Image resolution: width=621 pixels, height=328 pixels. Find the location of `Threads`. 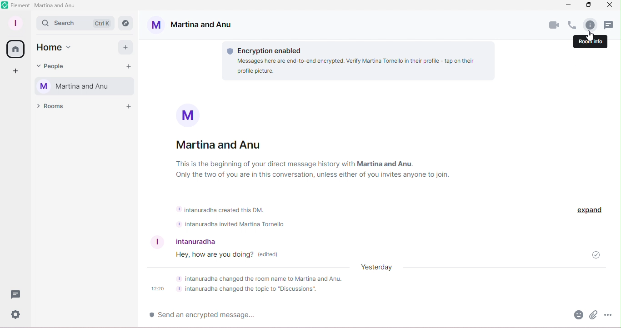

Threads is located at coordinates (609, 25).